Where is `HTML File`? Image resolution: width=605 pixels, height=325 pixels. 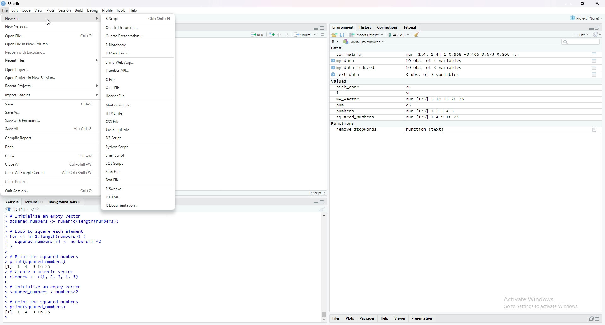 HTML File is located at coordinates (135, 113).